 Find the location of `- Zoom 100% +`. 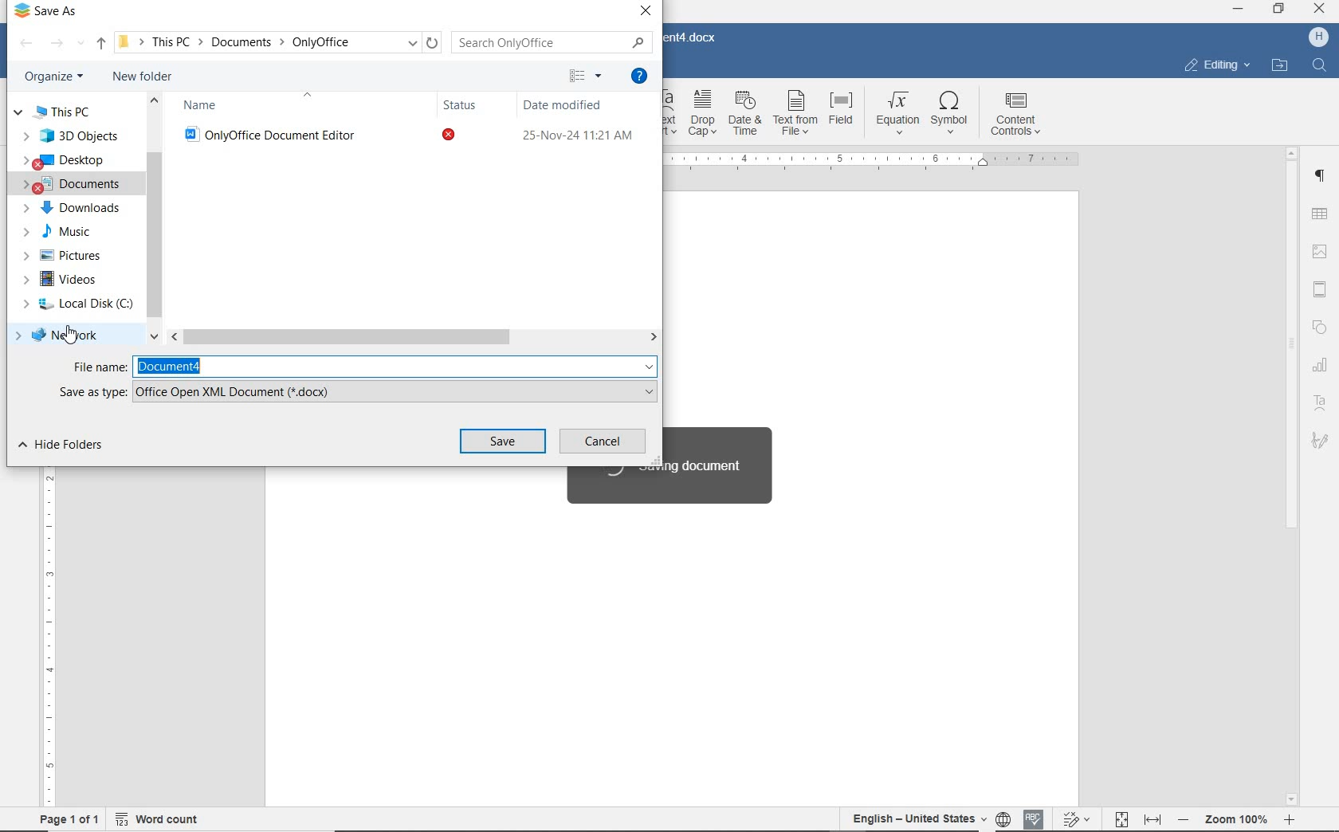

- Zoom 100% + is located at coordinates (1239, 819).